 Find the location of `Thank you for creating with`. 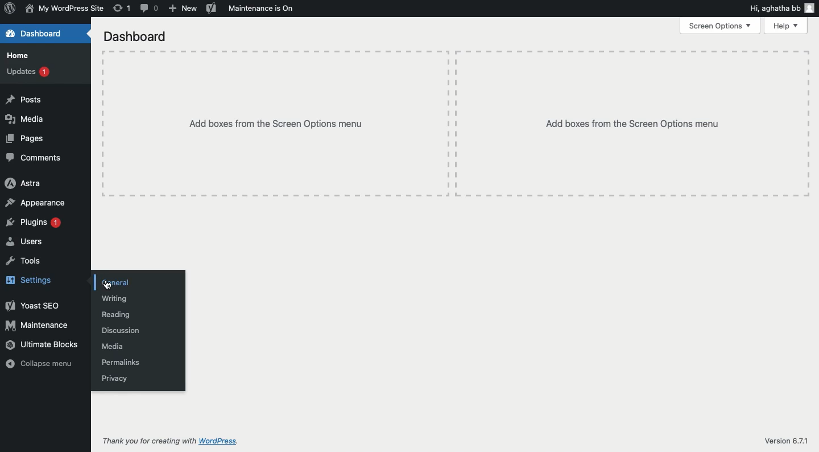

Thank you for creating with is located at coordinates (149, 441).